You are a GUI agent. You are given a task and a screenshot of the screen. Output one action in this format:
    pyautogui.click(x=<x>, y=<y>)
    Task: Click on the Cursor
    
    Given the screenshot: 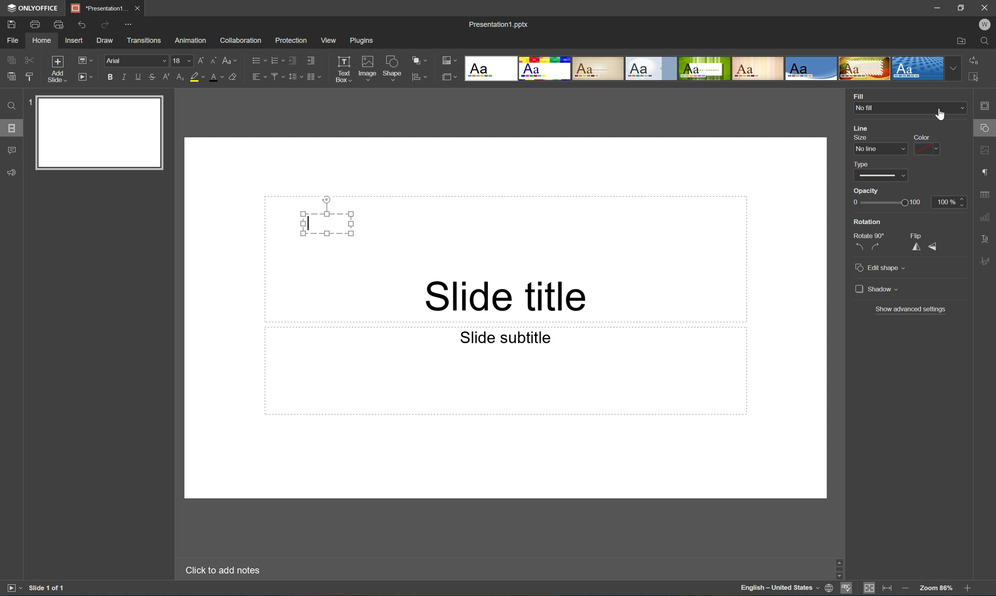 What is the action you would take?
    pyautogui.click(x=942, y=115)
    